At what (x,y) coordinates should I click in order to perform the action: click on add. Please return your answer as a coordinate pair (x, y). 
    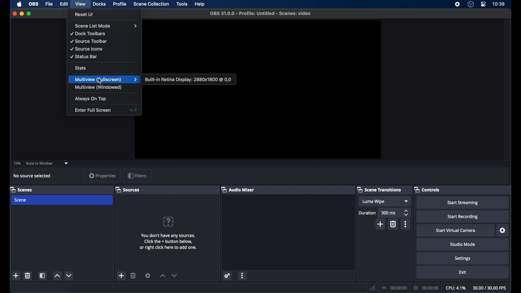
    Looking at the image, I should click on (16, 276).